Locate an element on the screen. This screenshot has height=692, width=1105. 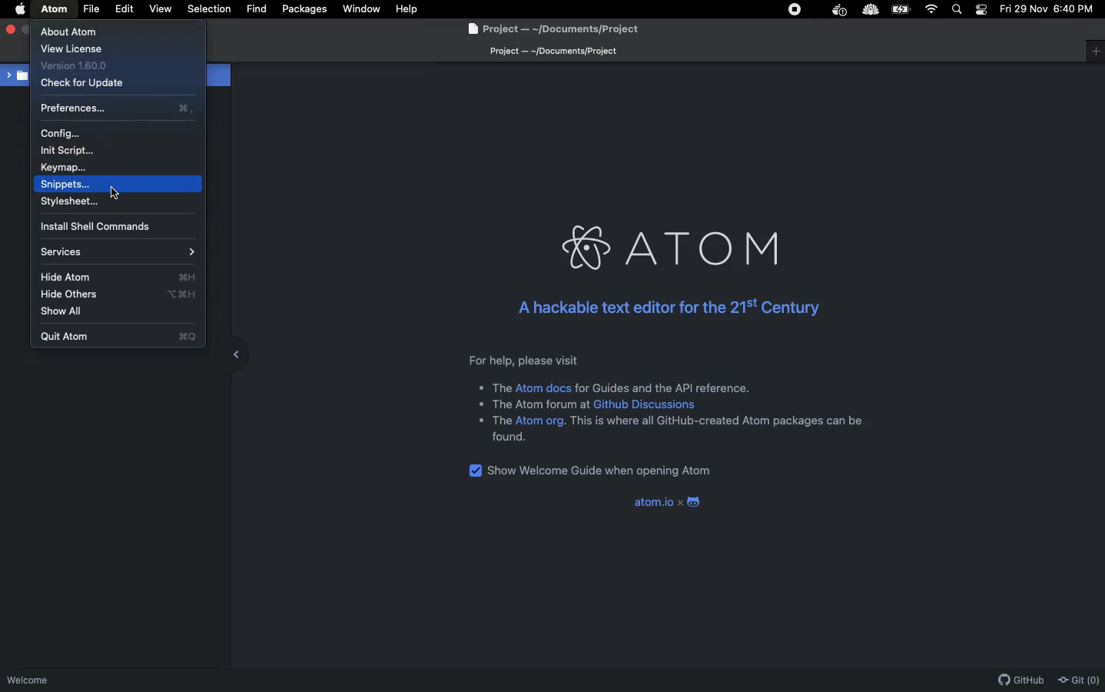
Version 1.60.0 is located at coordinates (76, 66).